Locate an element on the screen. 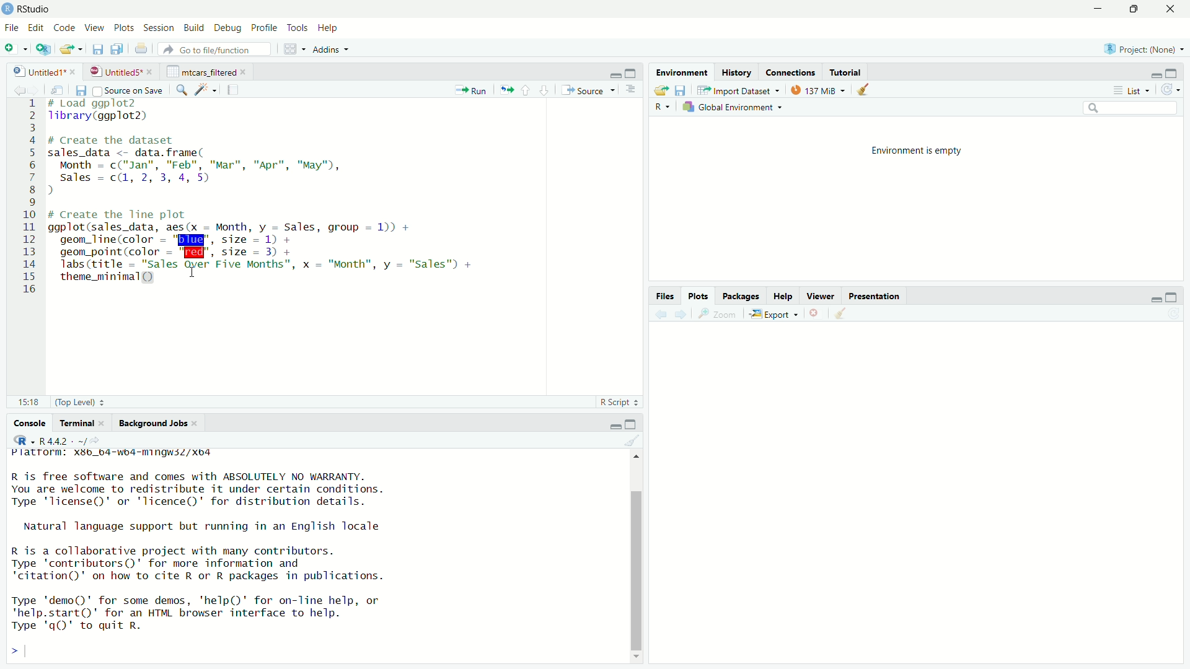 The width and height of the screenshot is (1190, 669). refresh is located at coordinates (1173, 89).